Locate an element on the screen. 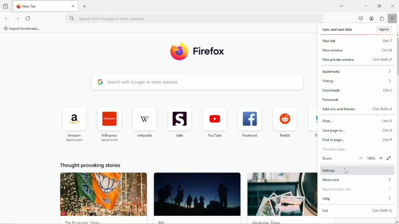  exit is located at coordinates (331, 211).